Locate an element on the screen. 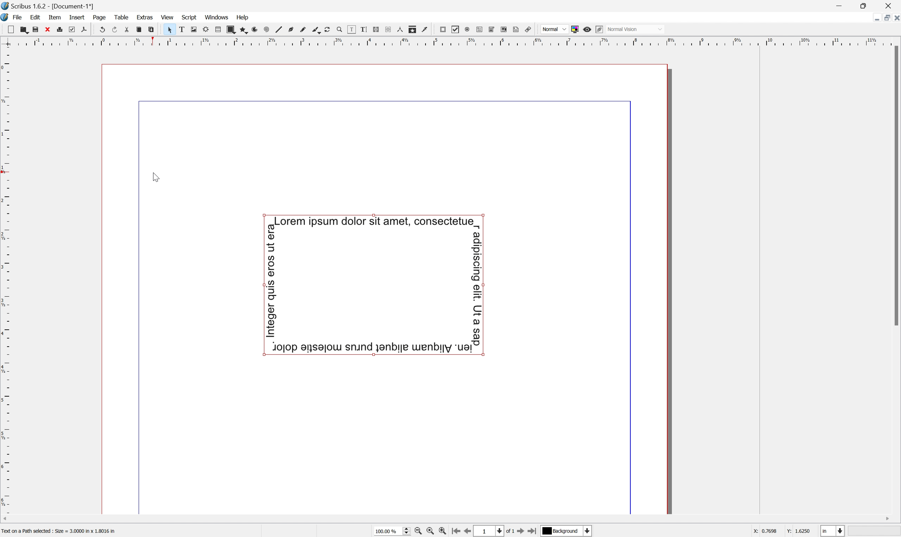 This screenshot has width=901, height=537. PDF text field is located at coordinates (478, 29).